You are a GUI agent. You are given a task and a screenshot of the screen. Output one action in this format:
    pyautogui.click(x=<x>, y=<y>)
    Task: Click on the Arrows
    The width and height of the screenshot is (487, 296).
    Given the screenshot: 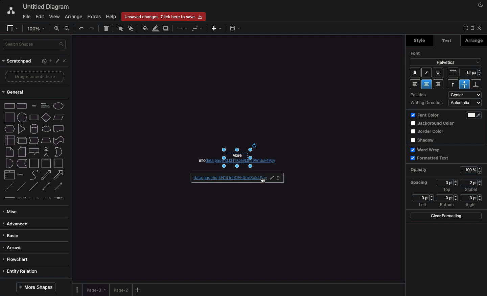 What is the action you would take?
    pyautogui.click(x=181, y=29)
    